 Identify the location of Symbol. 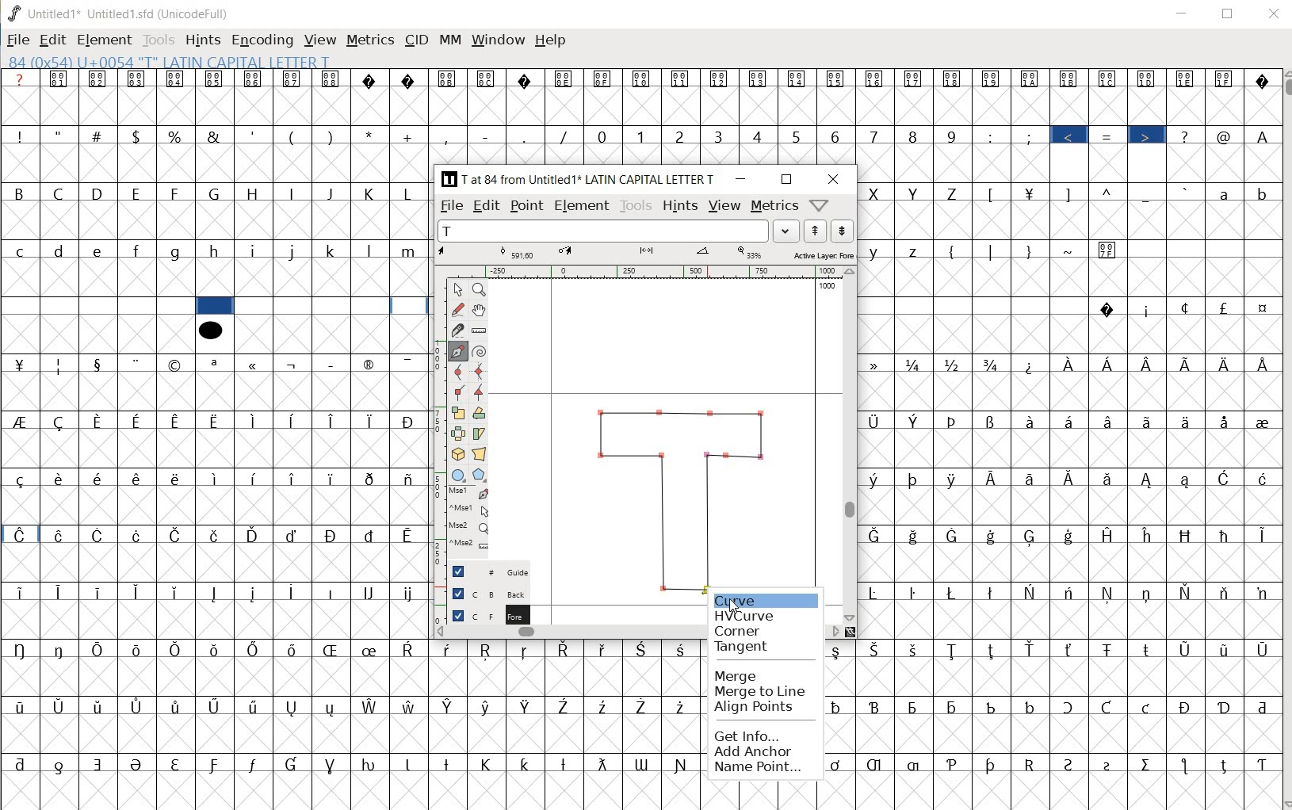
(19, 534).